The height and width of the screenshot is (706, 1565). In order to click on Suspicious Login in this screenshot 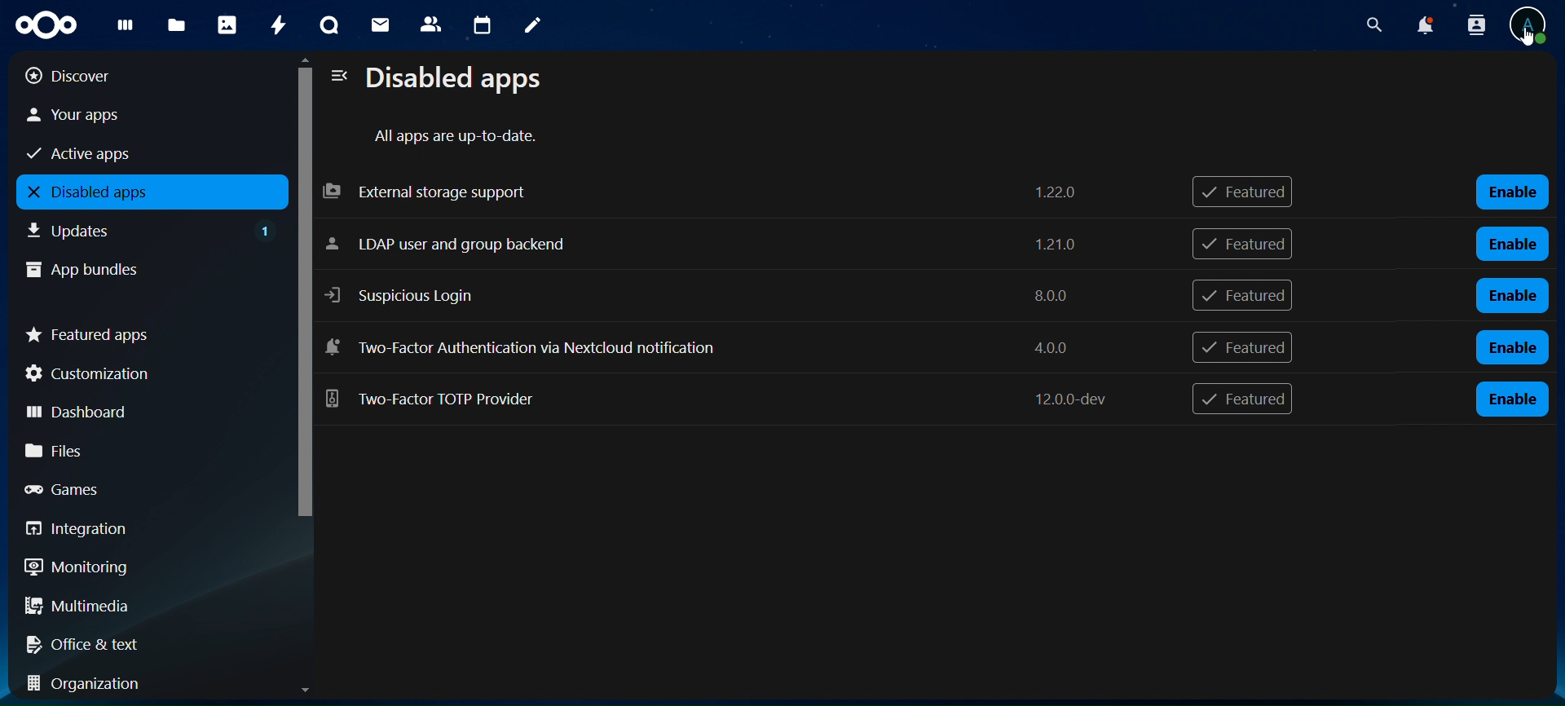, I will do `click(704, 296)`.